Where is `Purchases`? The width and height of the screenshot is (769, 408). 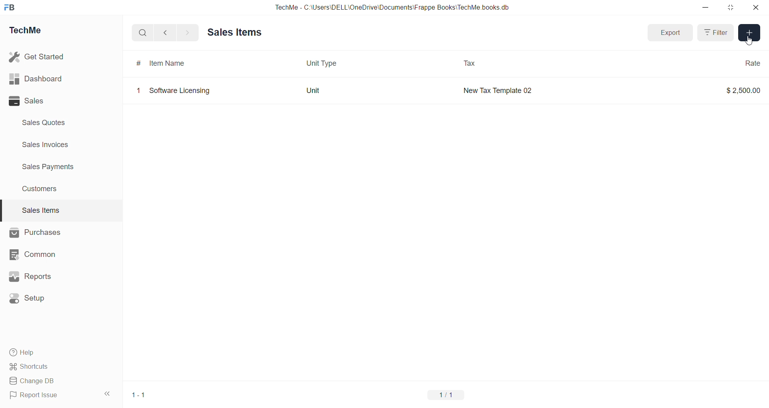
Purchases is located at coordinates (36, 233).